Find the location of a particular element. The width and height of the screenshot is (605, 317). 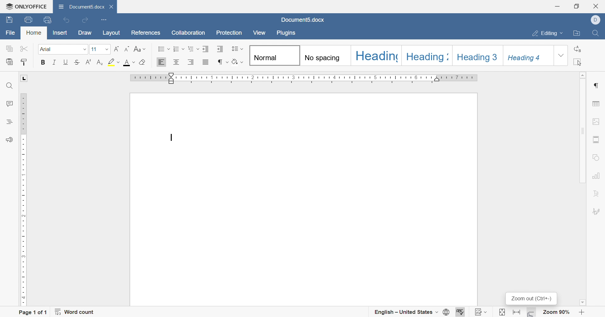

clear style is located at coordinates (238, 61).